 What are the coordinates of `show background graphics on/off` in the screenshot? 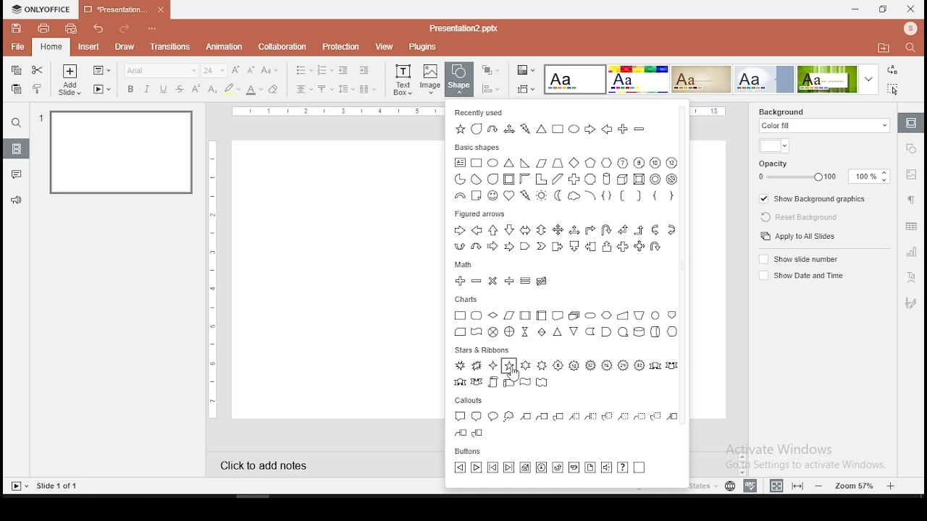 It's located at (815, 198).